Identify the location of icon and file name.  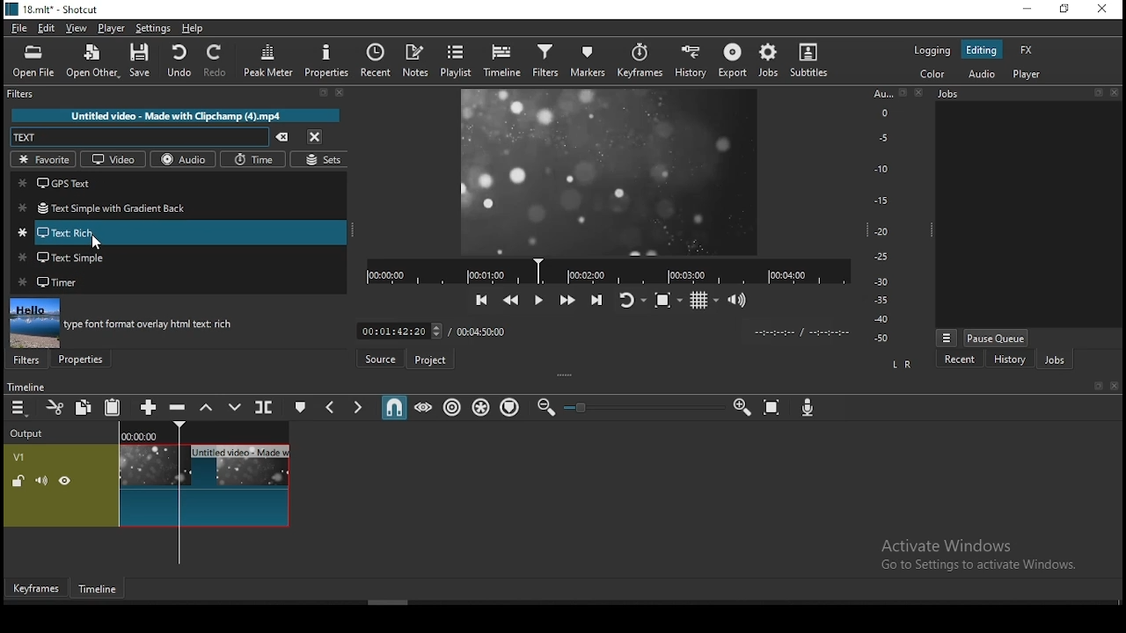
(51, 10).